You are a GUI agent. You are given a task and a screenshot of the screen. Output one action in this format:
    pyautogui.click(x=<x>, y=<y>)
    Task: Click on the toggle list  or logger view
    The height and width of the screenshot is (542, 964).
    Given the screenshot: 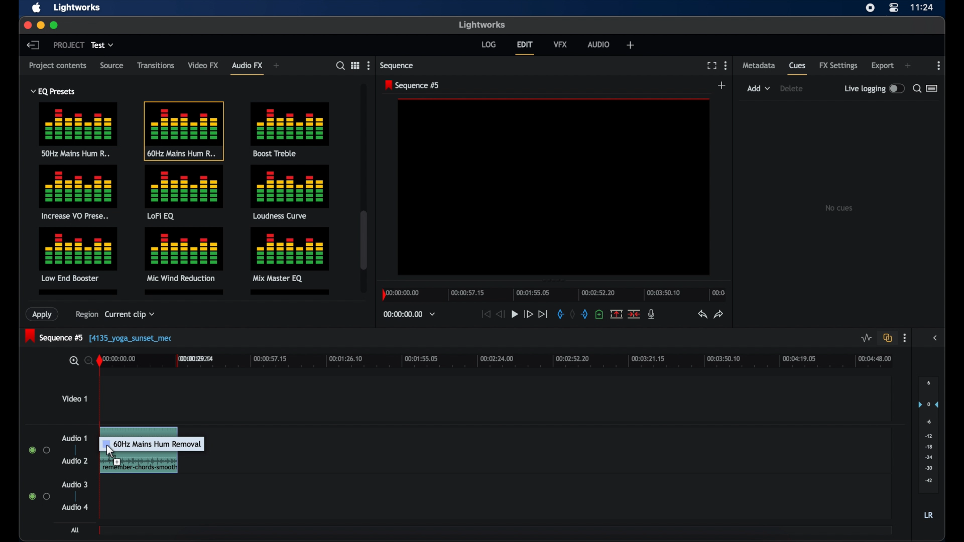 What is the action you would take?
    pyautogui.click(x=932, y=88)
    